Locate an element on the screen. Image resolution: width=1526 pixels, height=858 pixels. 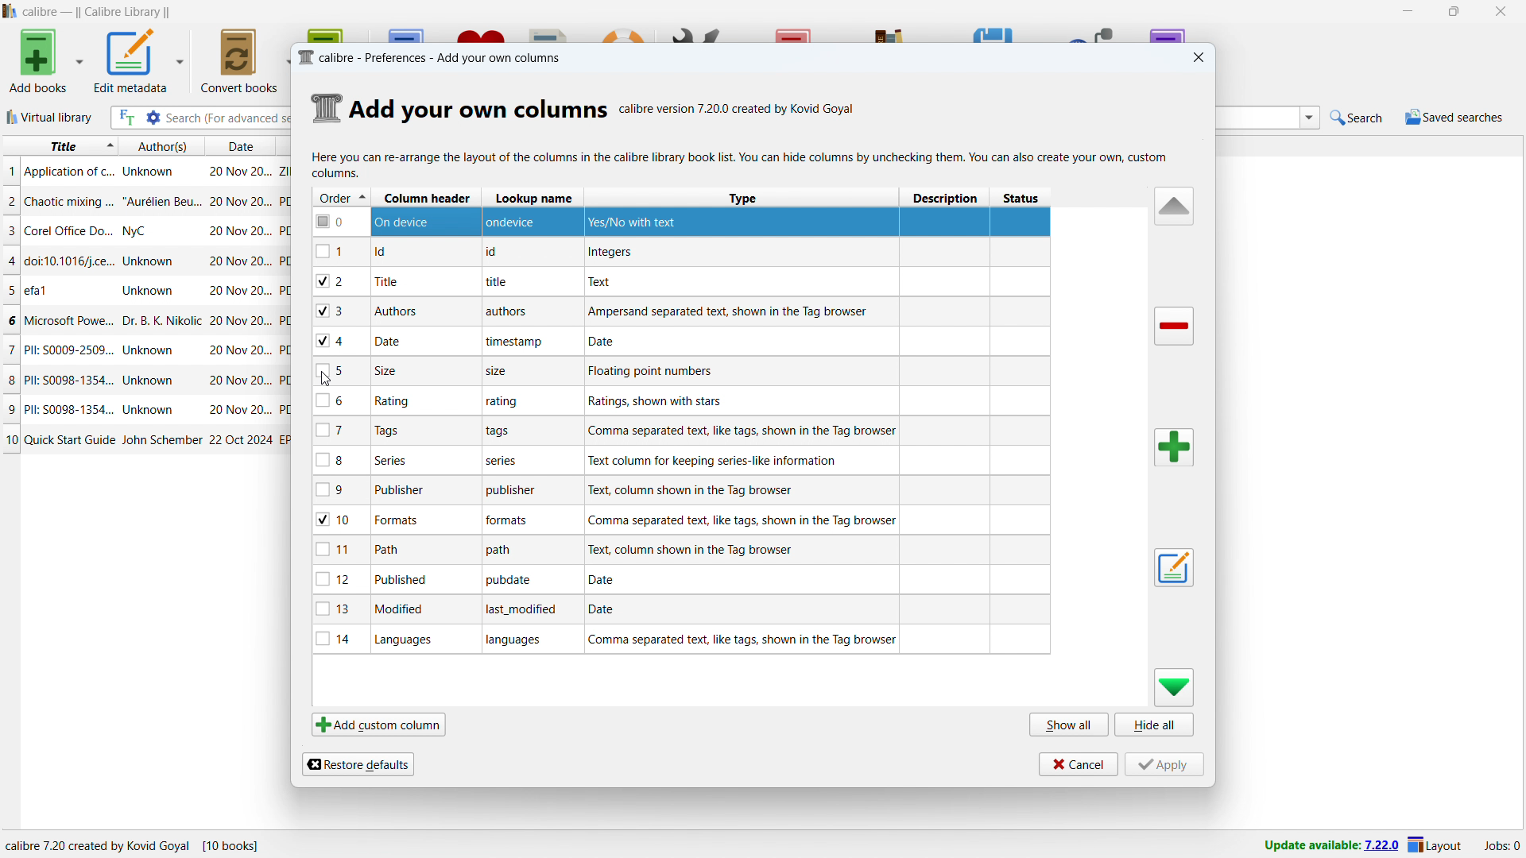
title is located at coordinates (96, 12).